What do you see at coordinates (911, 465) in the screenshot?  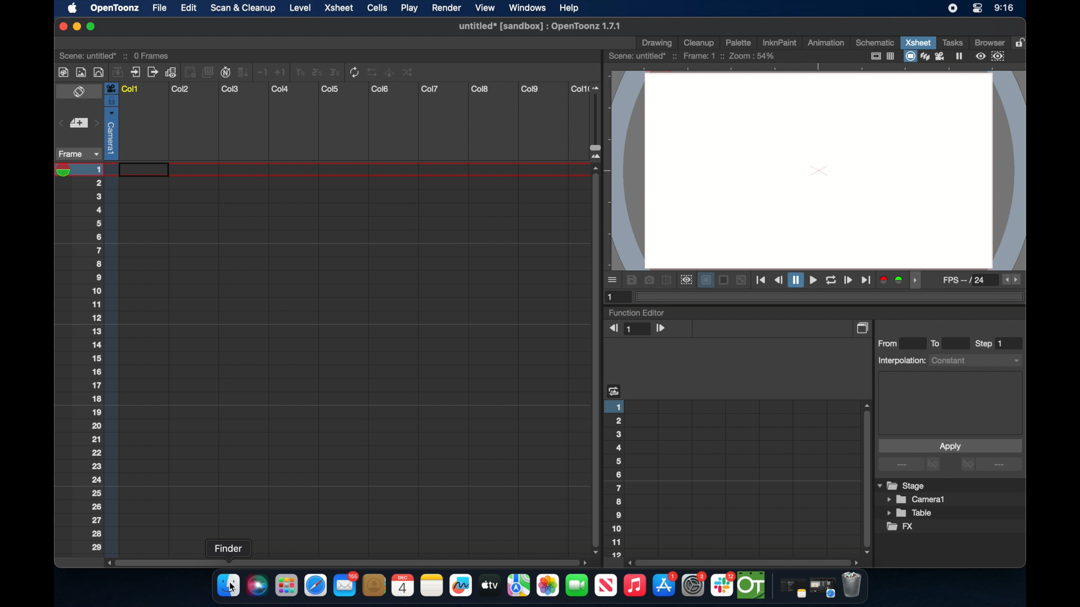 I see `more  options` at bounding box center [911, 465].